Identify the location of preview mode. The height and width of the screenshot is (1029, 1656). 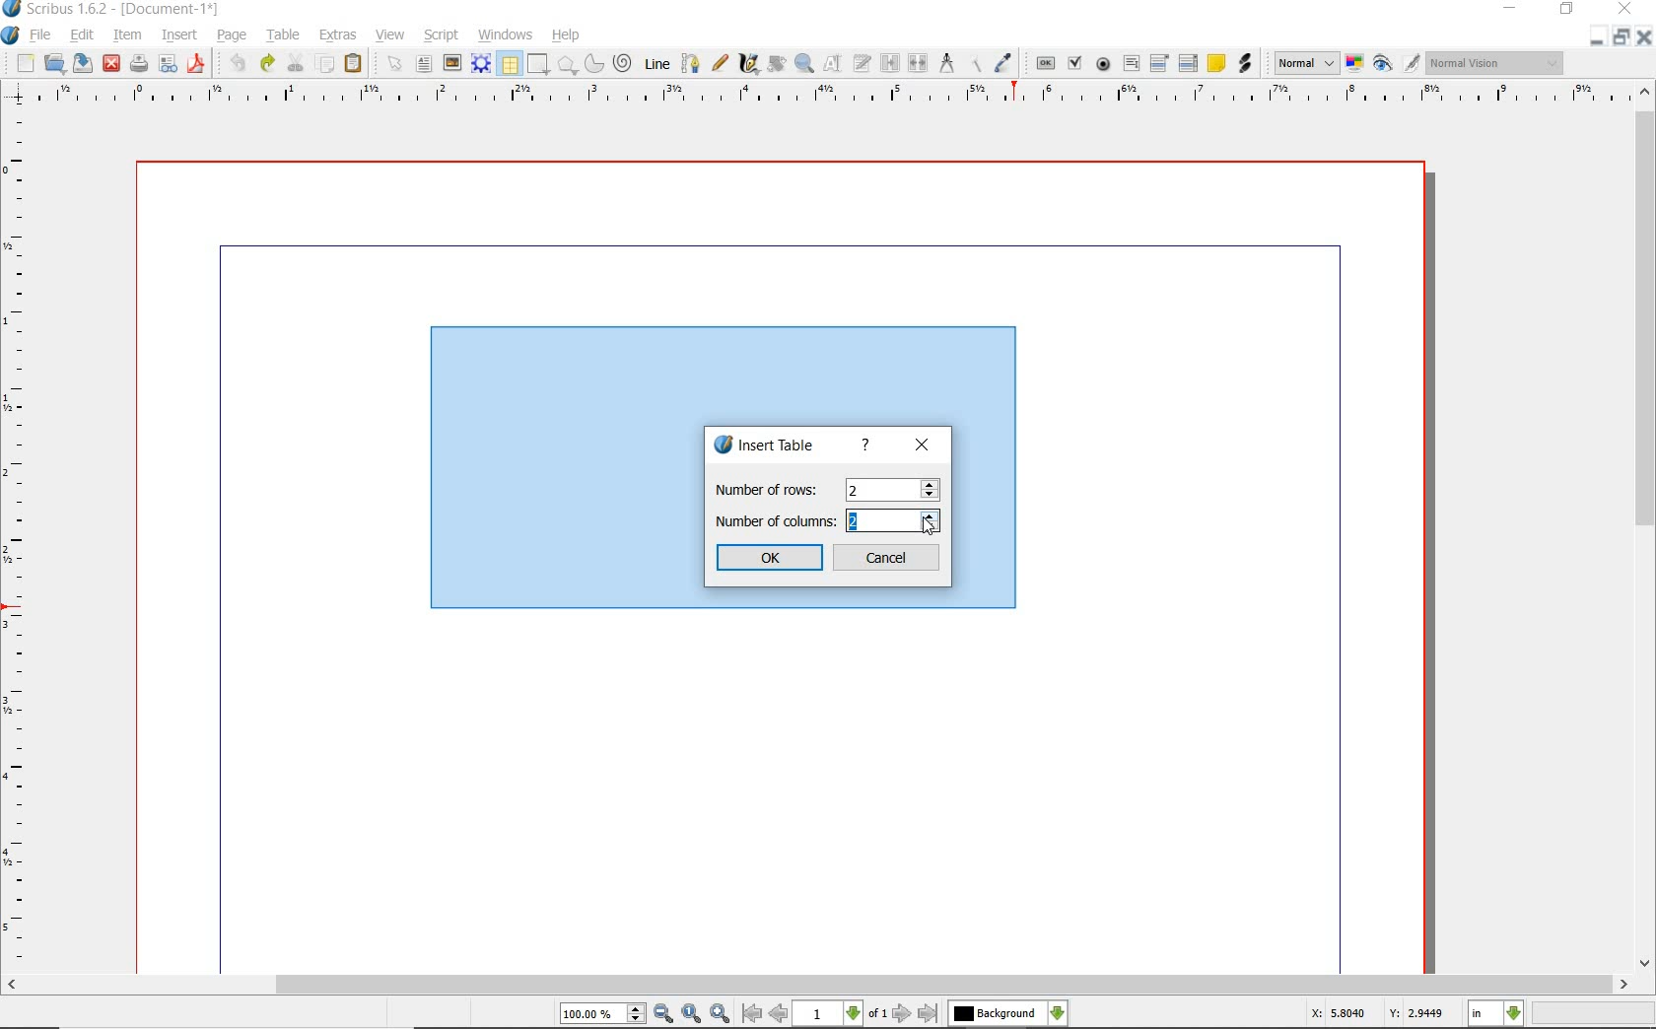
(1383, 65).